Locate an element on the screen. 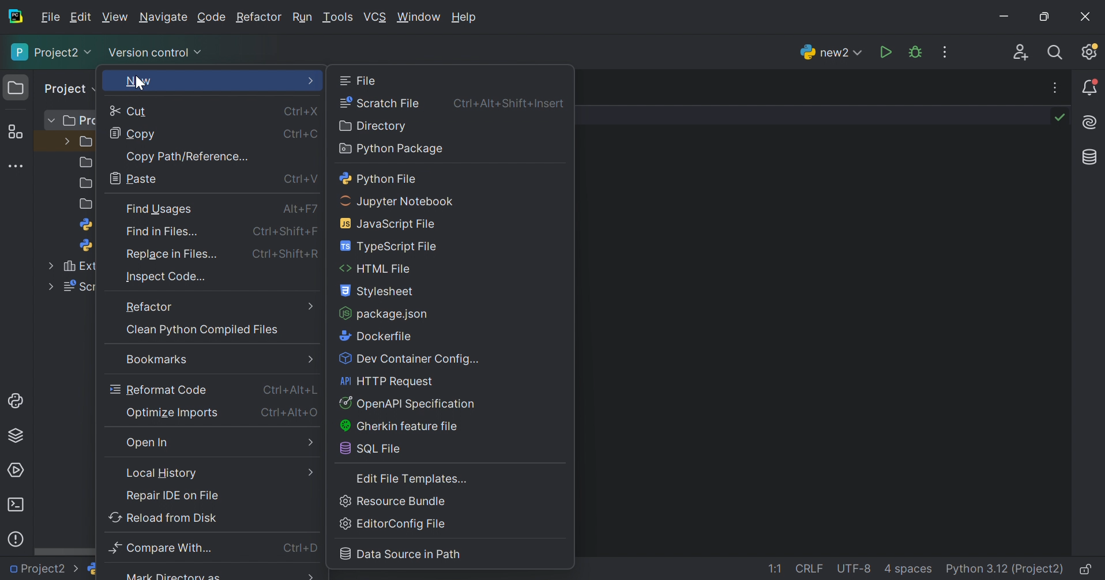  Project is located at coordinates (66, 88).